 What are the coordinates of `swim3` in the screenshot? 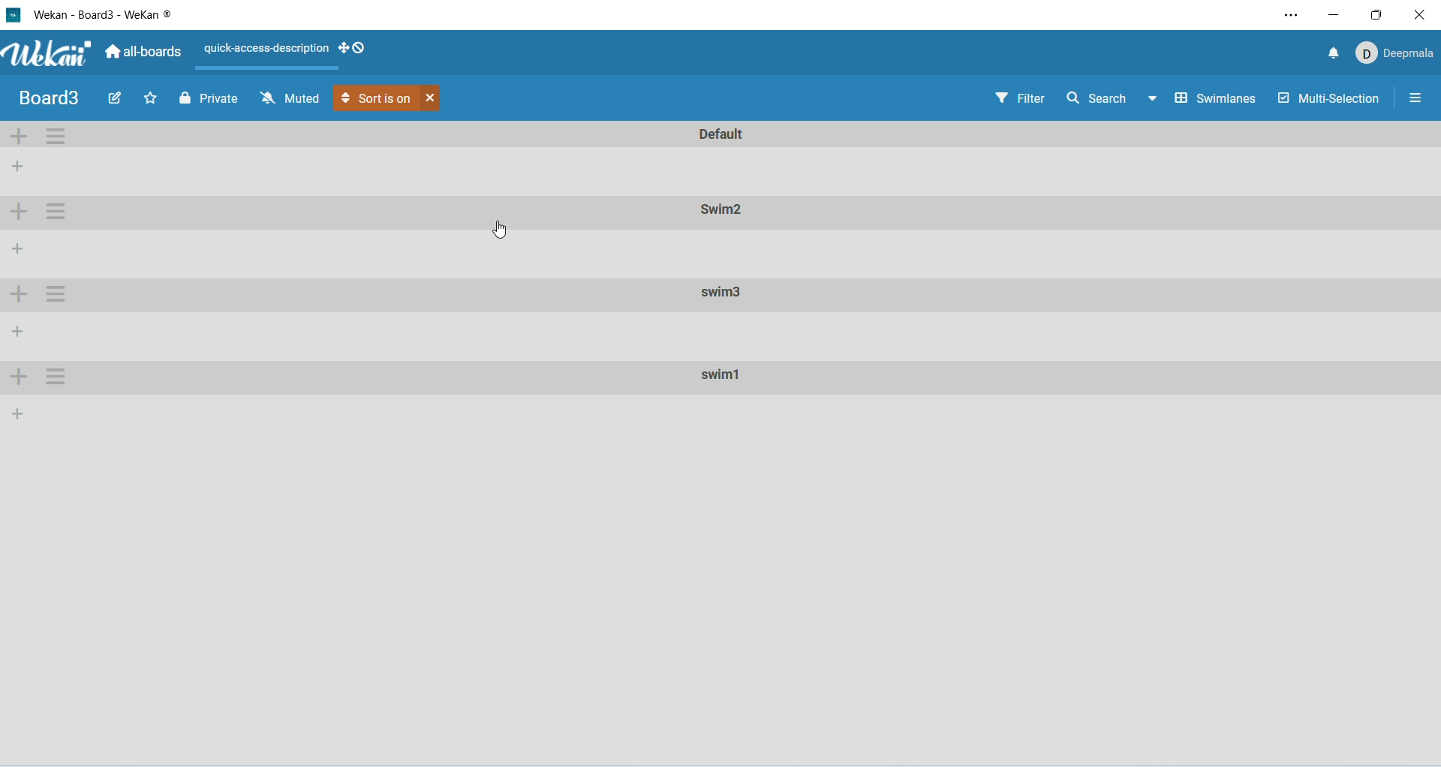 It's located at (723, 293).